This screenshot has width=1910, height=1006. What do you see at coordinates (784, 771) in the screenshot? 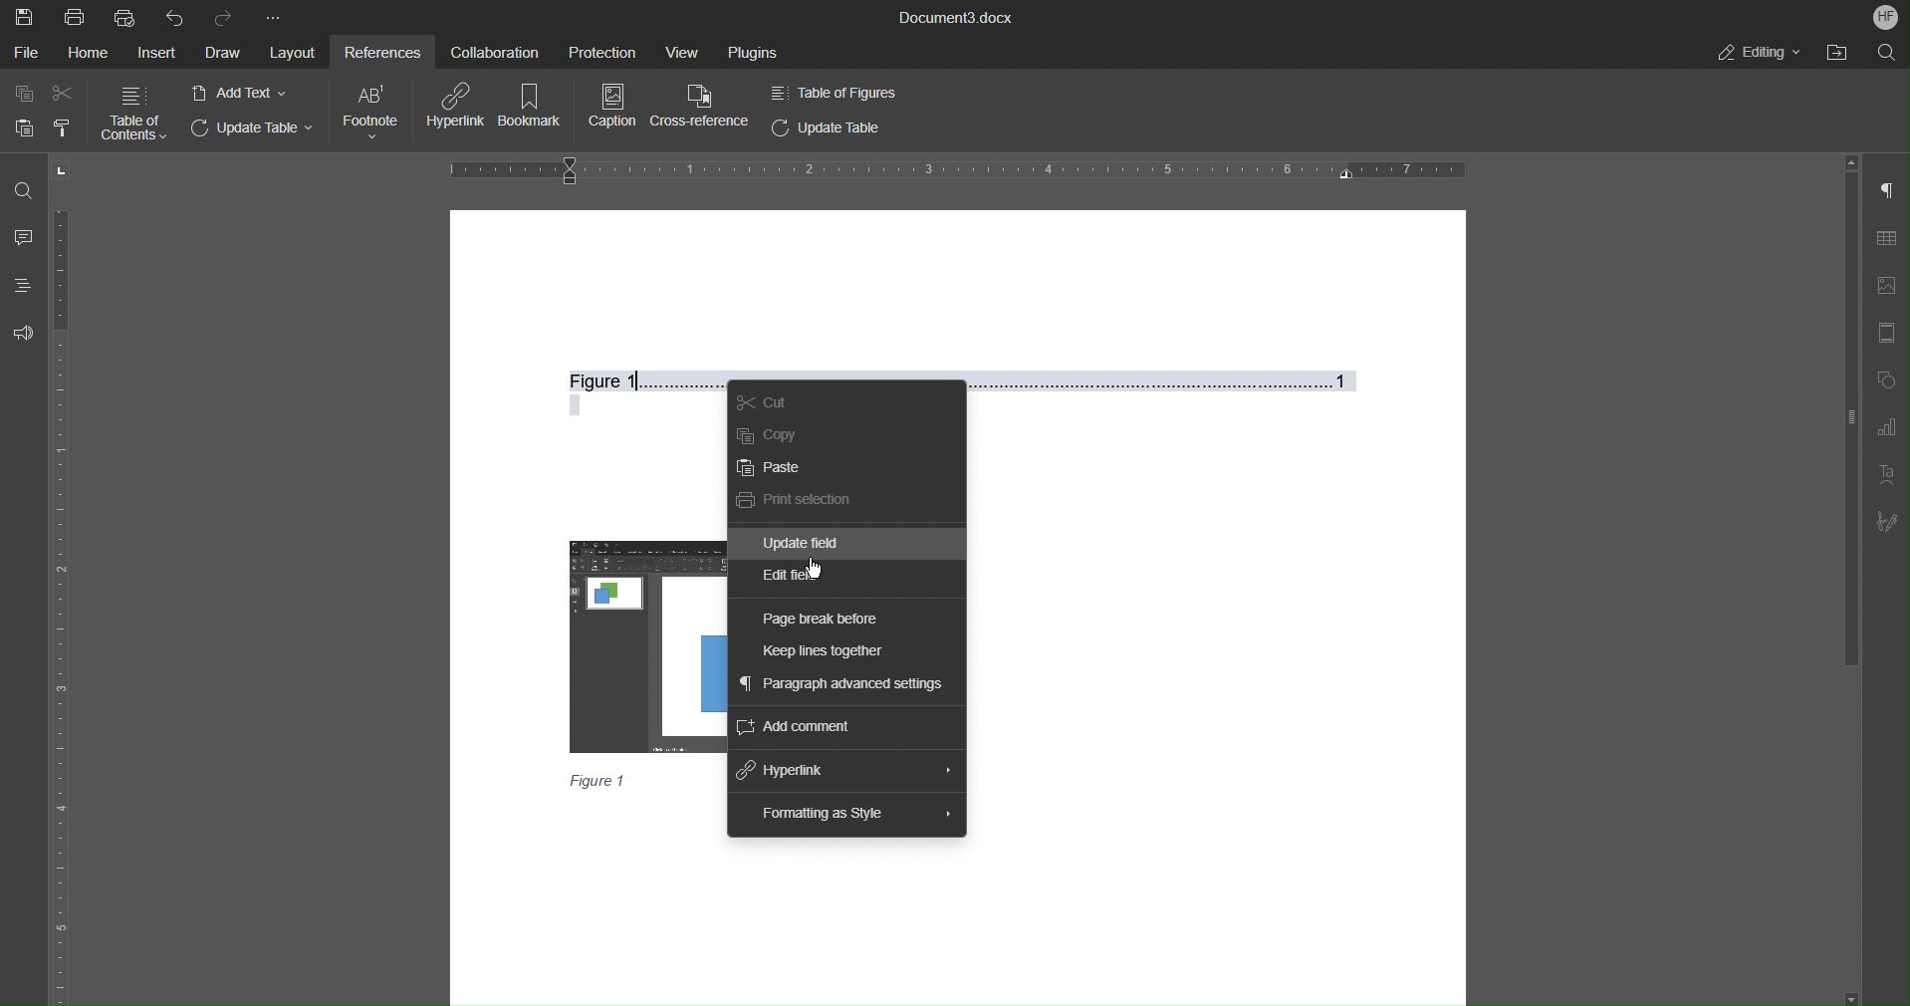
I see `Hyperlink` at bounding box center [784, 771].